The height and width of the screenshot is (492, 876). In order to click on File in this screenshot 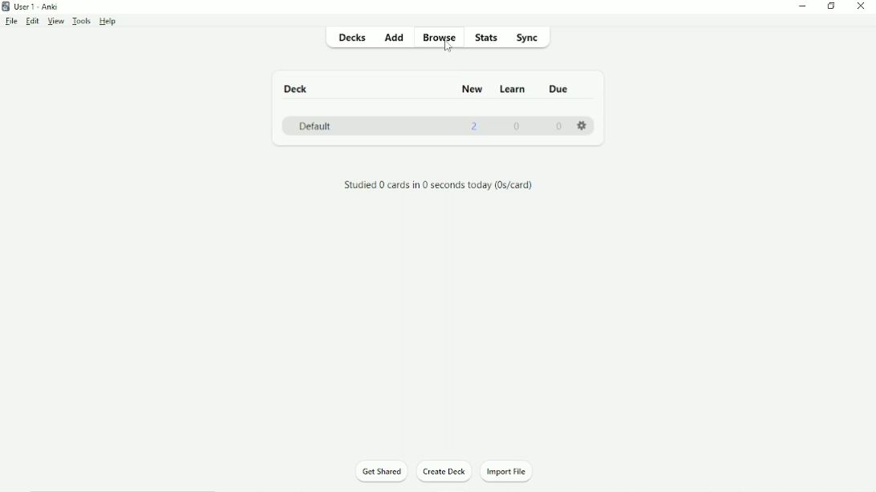, I will do `click(12, 22)`.